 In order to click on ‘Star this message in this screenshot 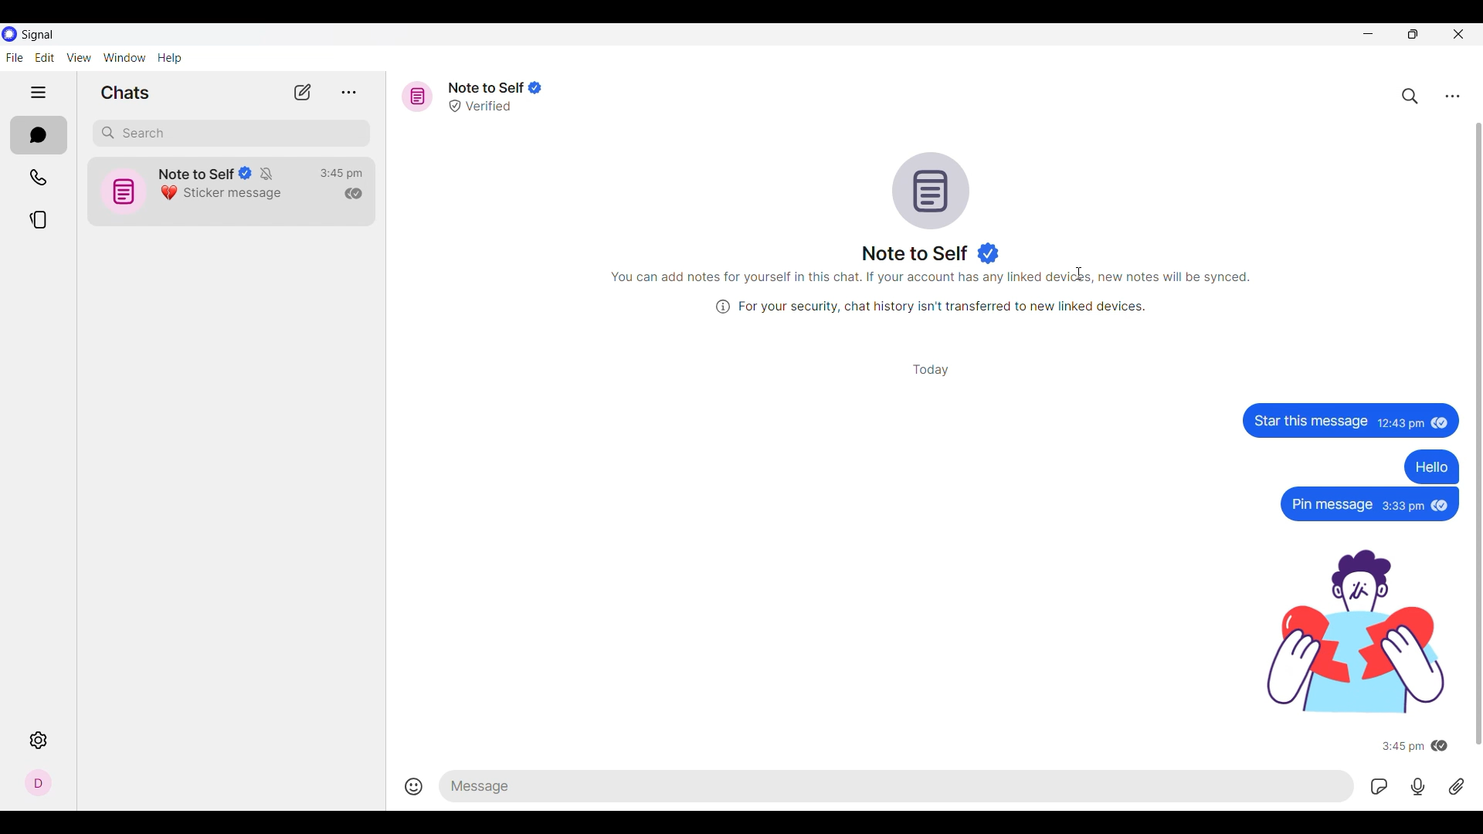, I will do `click(1312, 422)`.